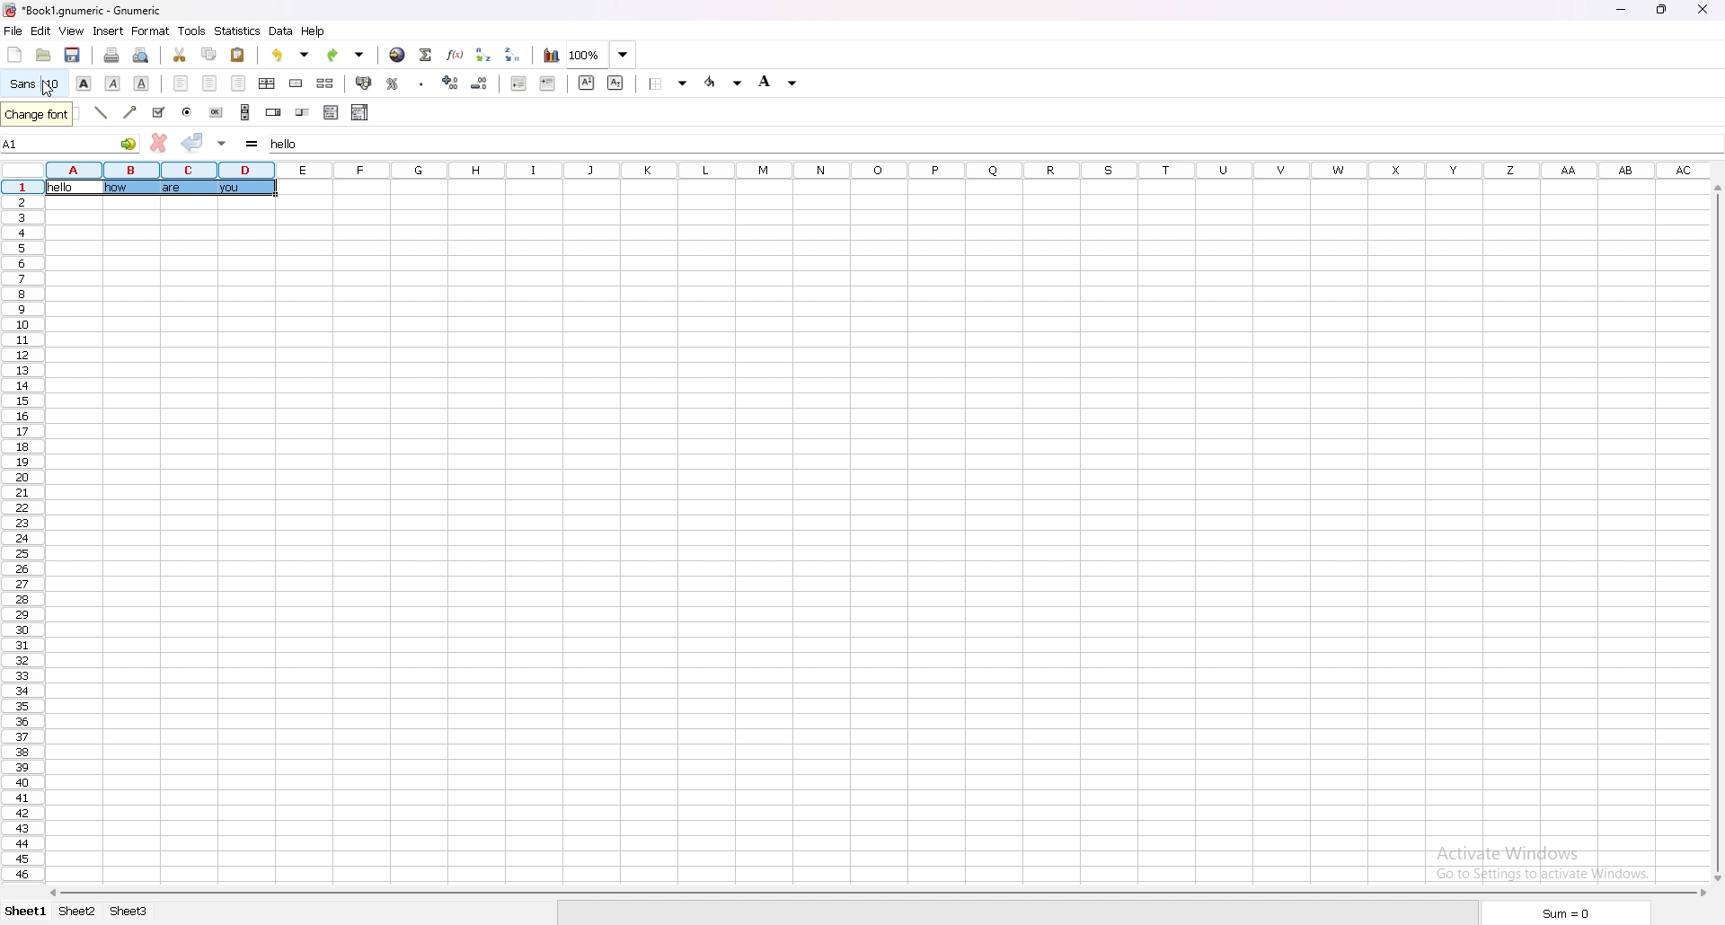 Image resolution: width=1725 pixels, height=925 pixels. I want to click on spin button, so click(273, 112).